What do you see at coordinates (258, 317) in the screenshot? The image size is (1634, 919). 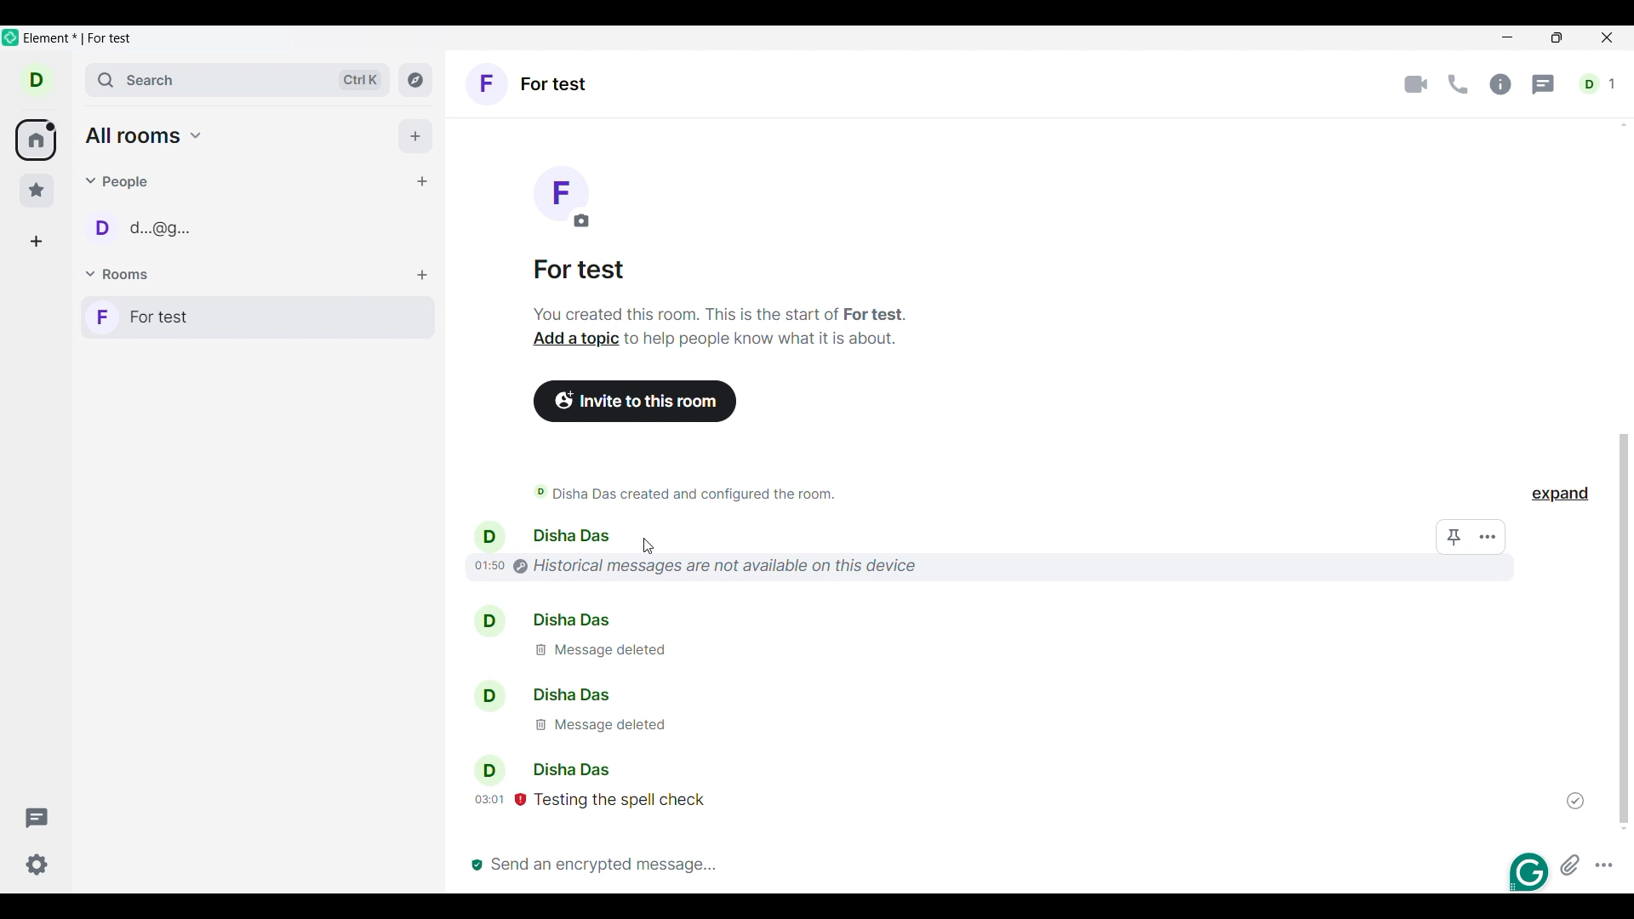 I see `f for test` at bounding box center [258, 317].